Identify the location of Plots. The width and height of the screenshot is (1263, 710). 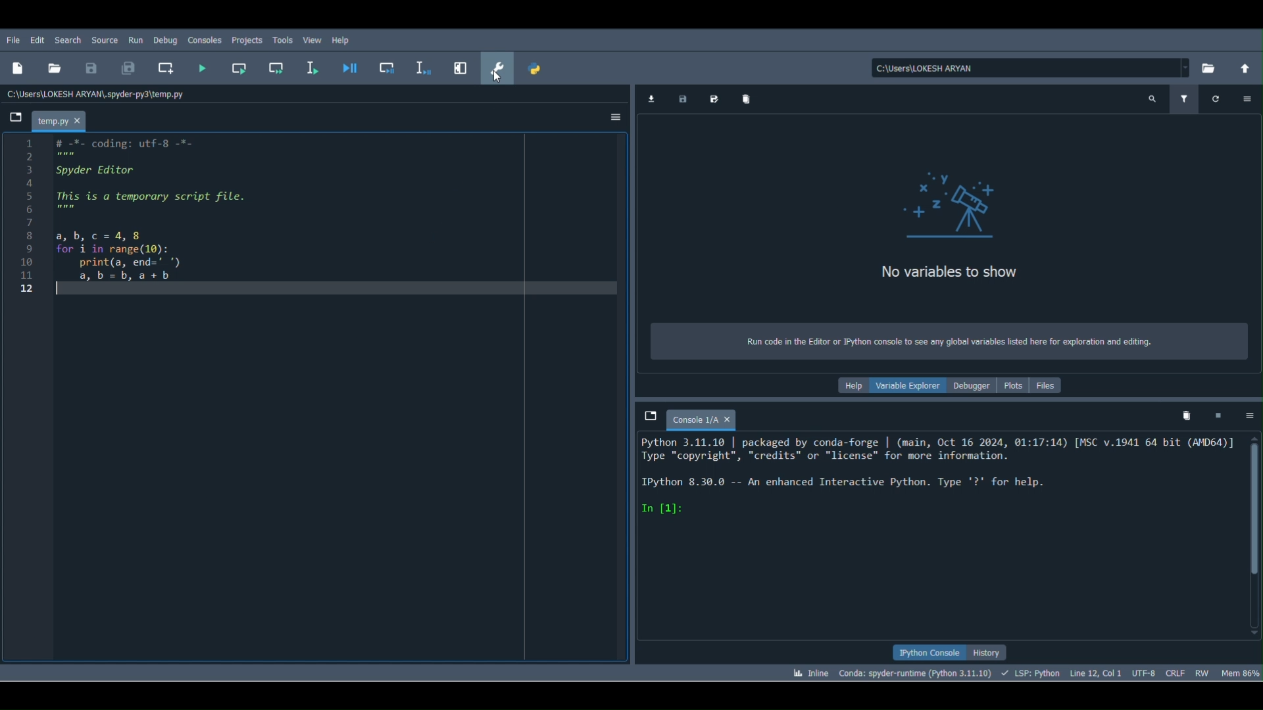
(1014, 385).